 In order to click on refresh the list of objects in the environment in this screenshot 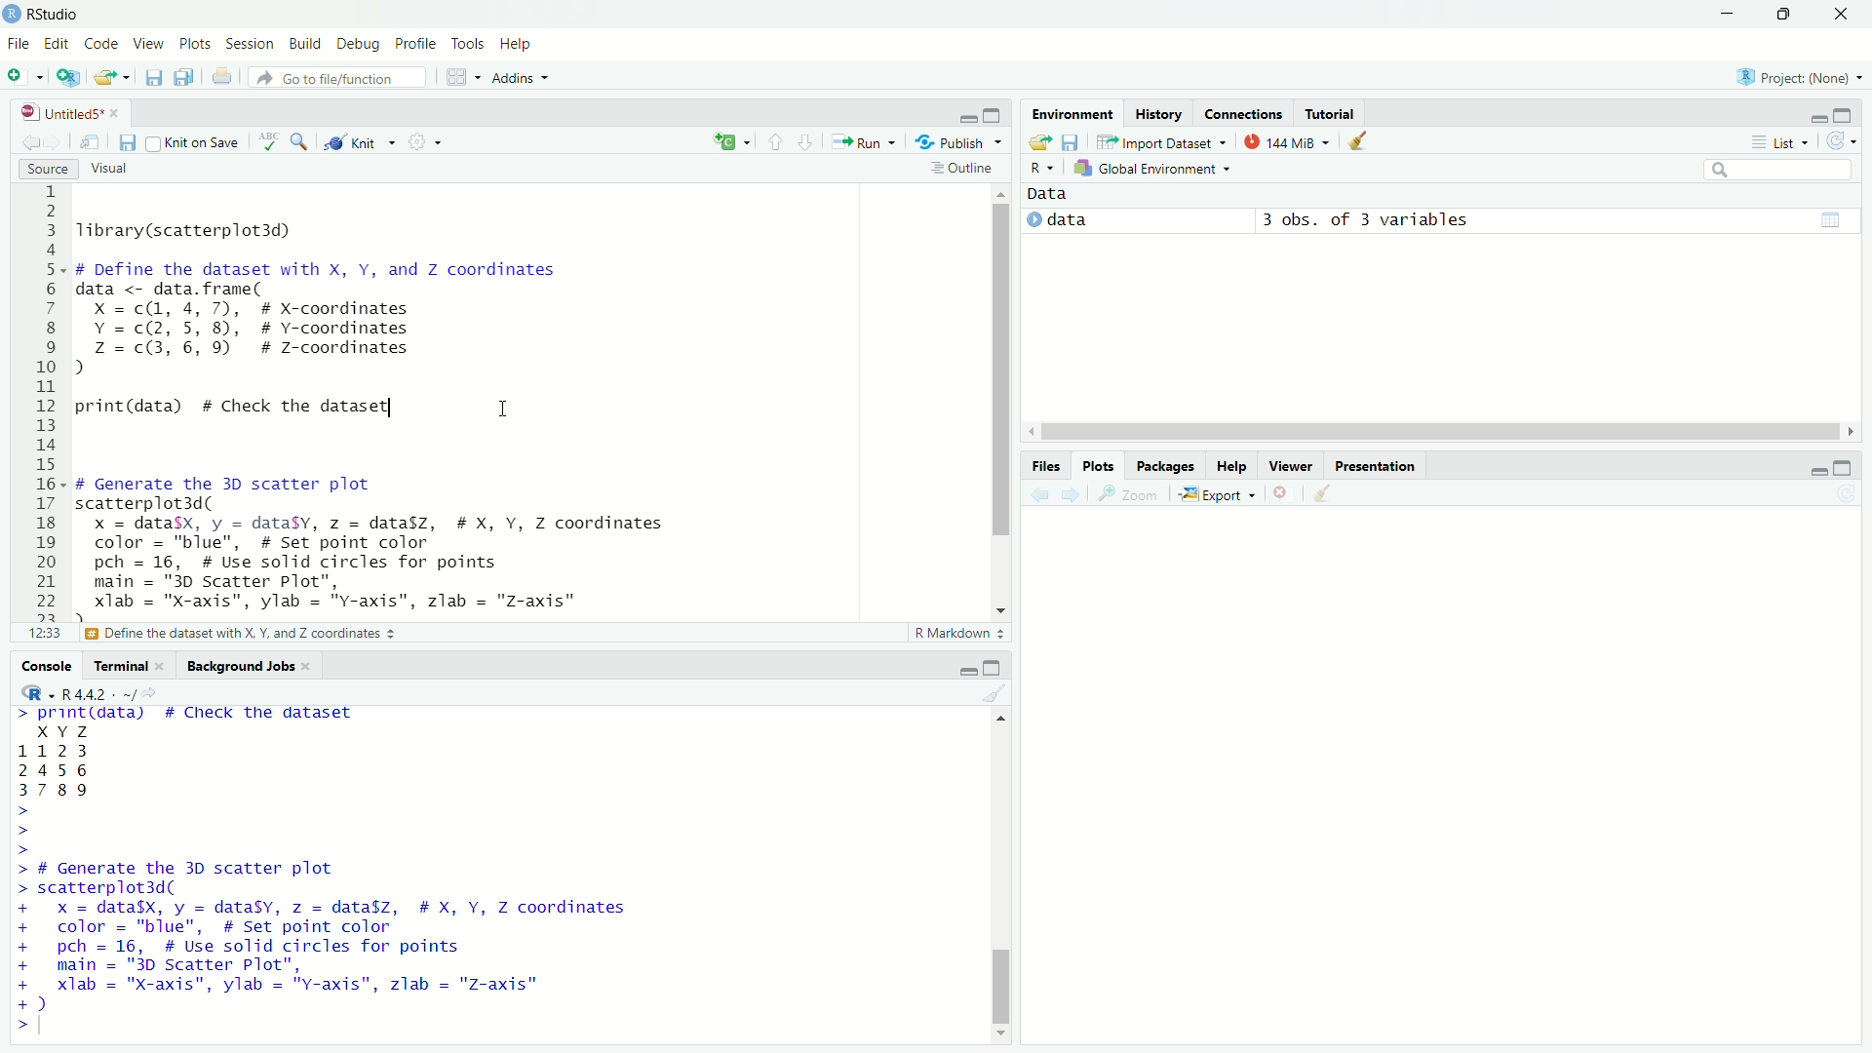, I will do `click(1848, 140)`.